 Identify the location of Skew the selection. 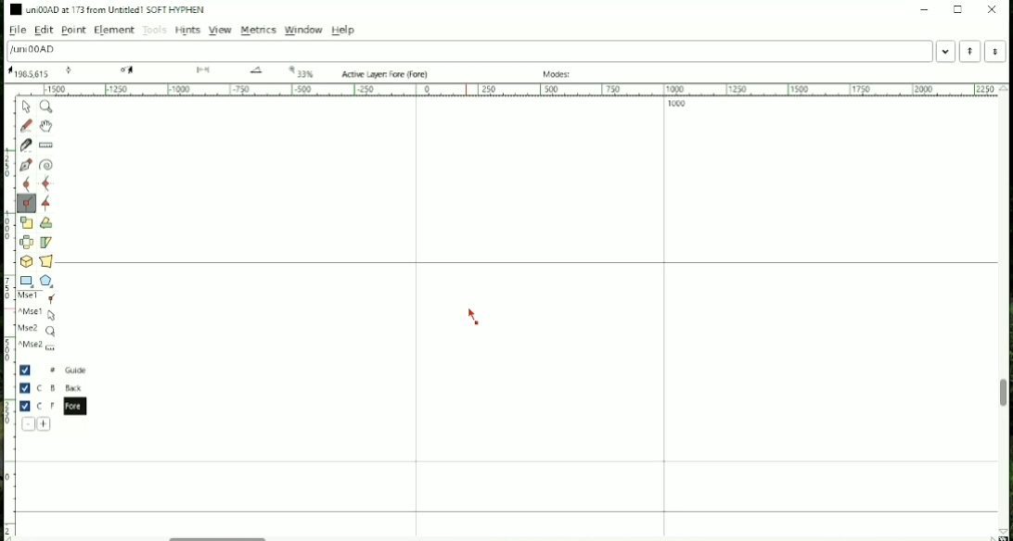
(45, 243).